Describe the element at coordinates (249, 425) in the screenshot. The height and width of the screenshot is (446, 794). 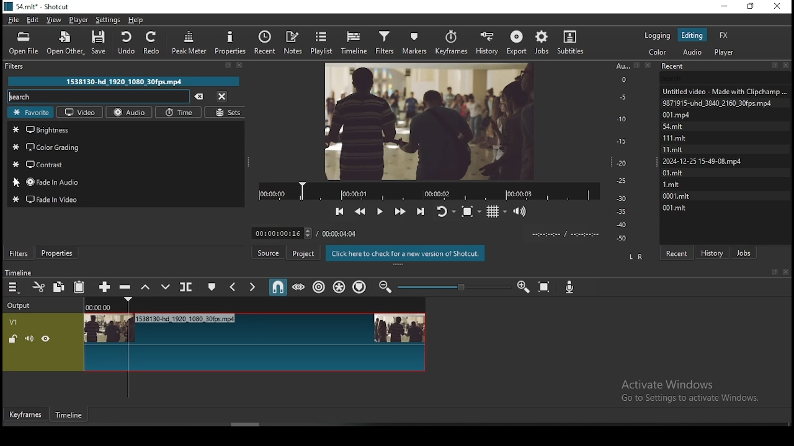
I see `scroll bar` at that location.